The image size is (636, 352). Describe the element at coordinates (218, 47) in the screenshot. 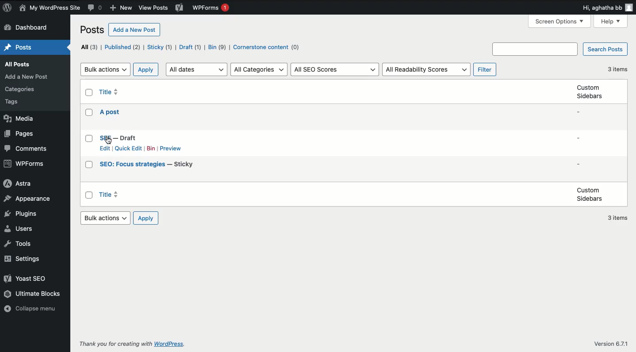

I see `Bin` at that location.